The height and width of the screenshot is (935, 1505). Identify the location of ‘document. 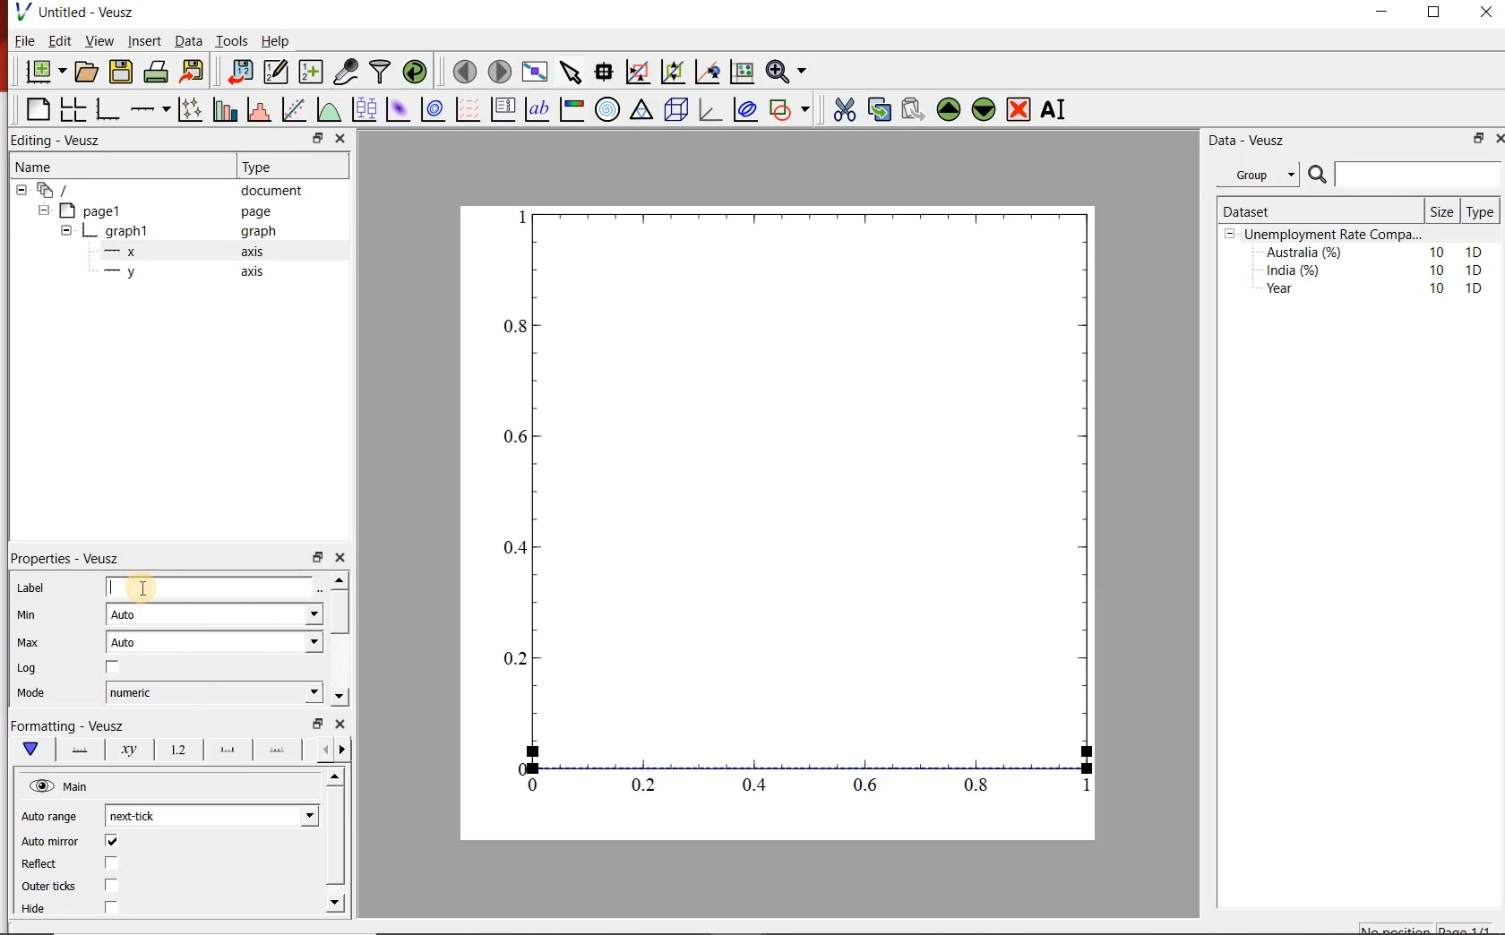
(168, 189).